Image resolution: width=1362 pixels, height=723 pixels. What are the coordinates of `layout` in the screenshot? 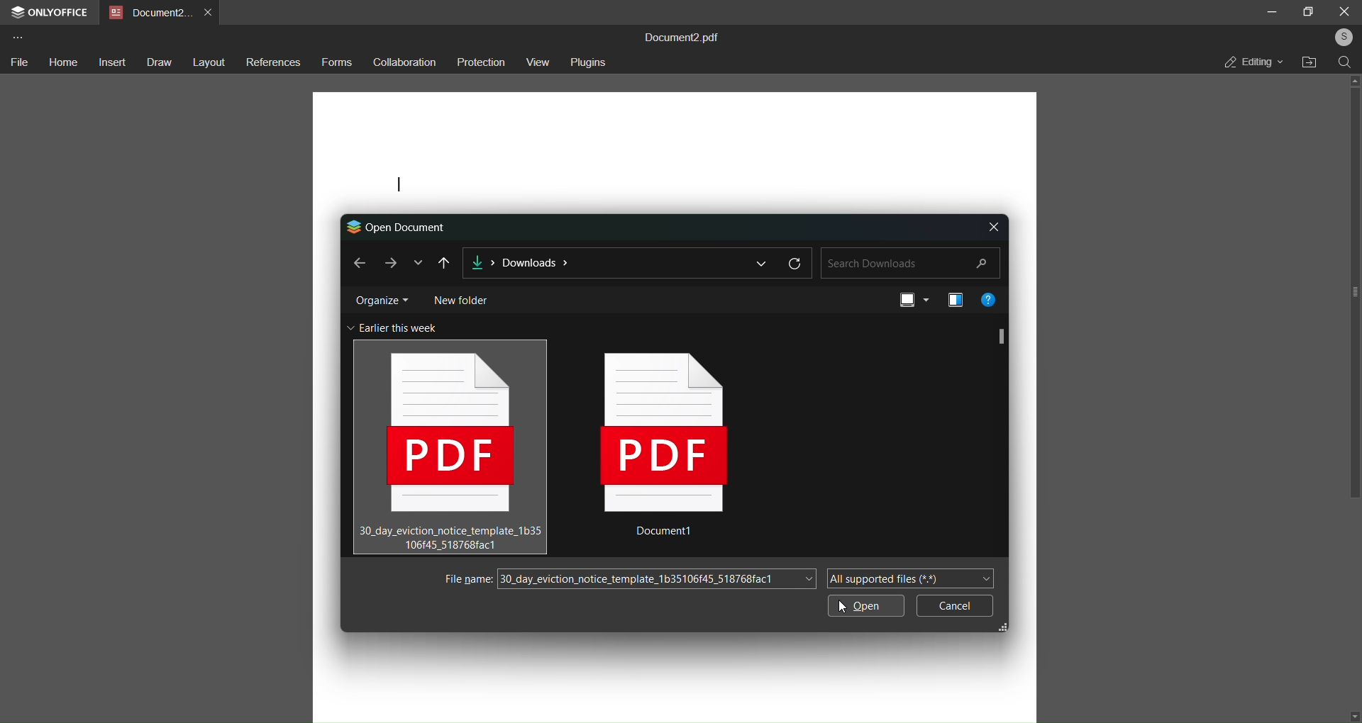 It's located at (209, 63).